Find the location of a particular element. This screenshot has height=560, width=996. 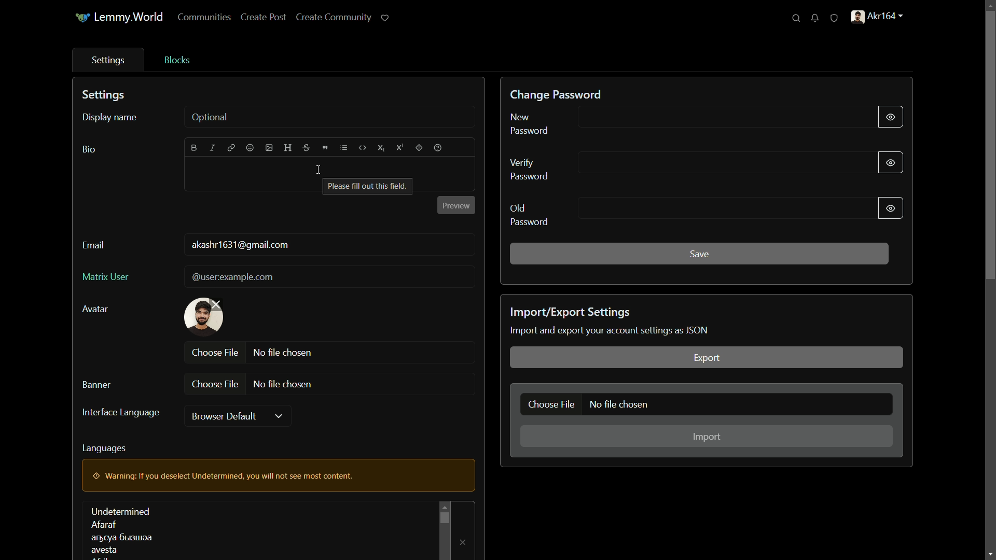

quote is located at coordinates (325, 148).